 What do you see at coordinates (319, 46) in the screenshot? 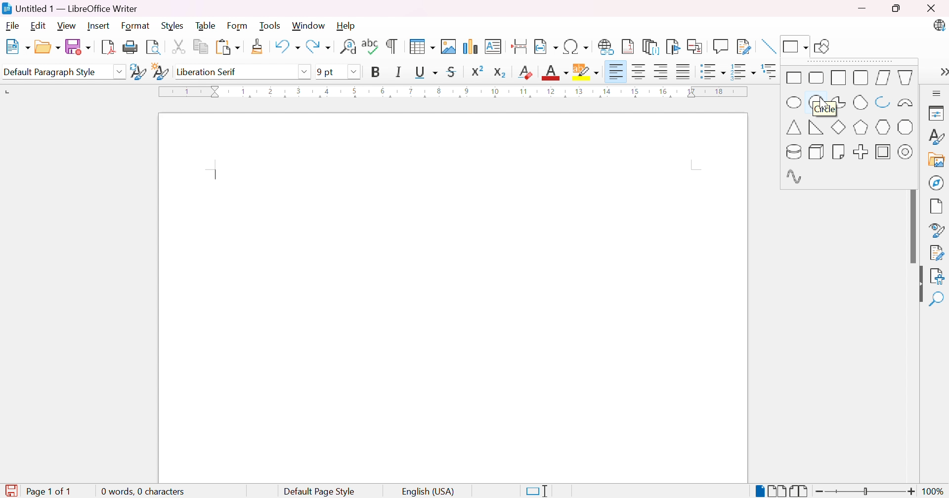
I see `Redo` at bounding box center [319, 46].